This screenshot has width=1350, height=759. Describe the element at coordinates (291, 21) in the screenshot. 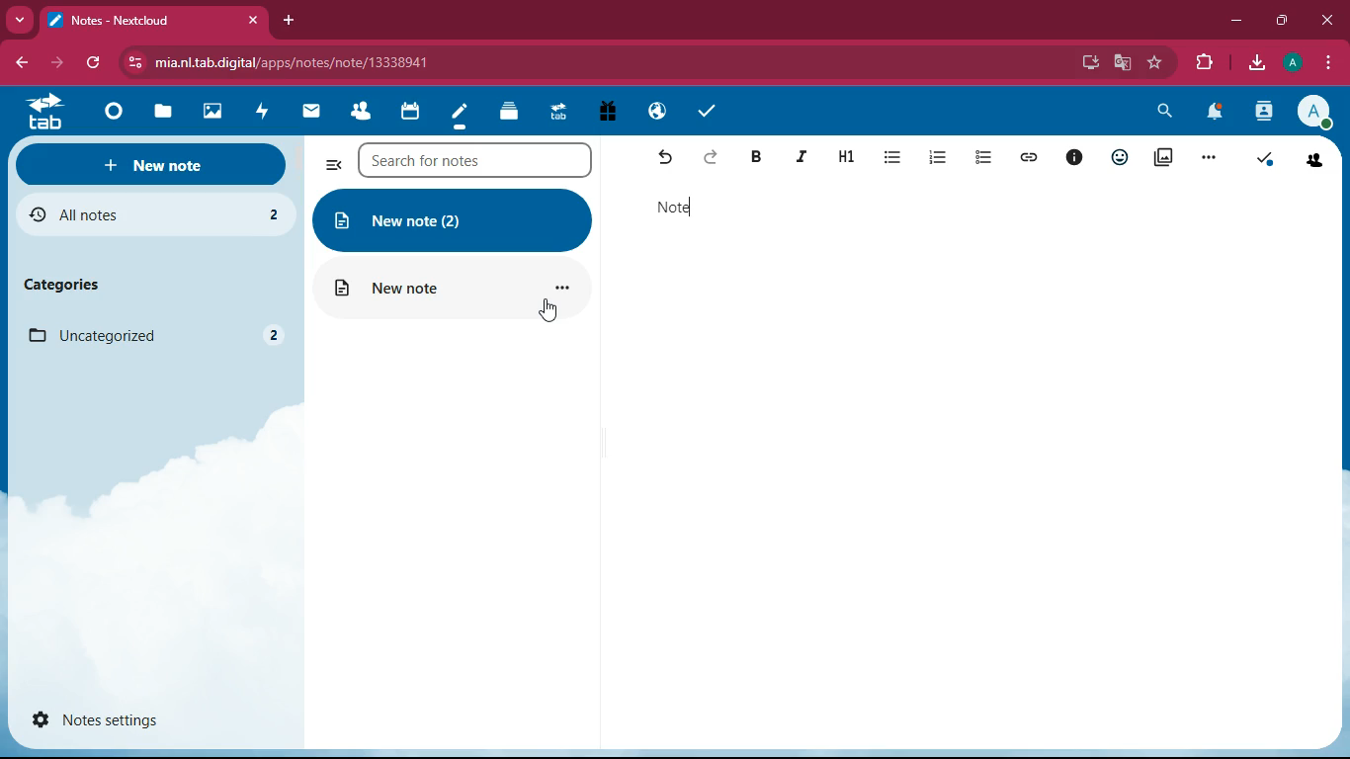

I see `new tab` at that location.